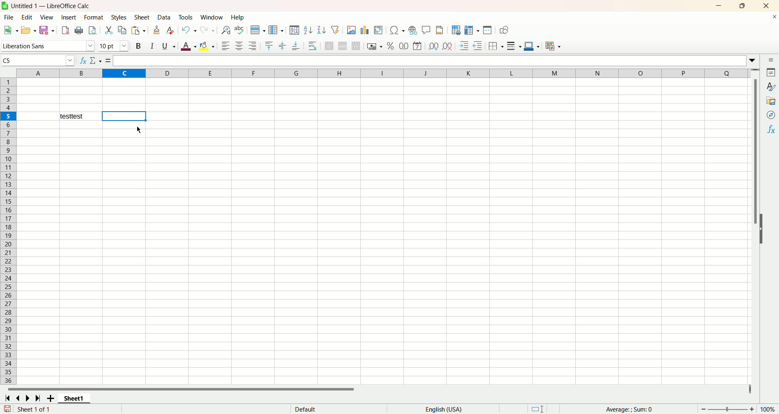 Image resolution: width=779 pixels, height=414 pixels. Describe the element at coordinates (239, 30) in the screenshot. I see `spelling` at that location.